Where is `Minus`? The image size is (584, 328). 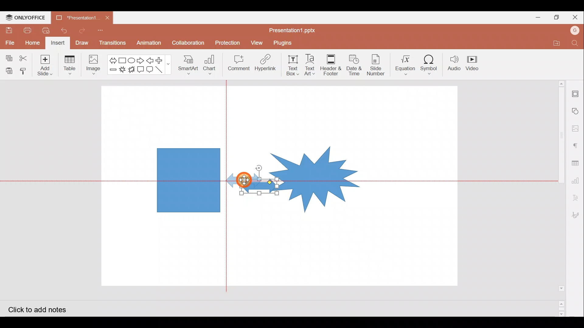
Minus is located at coordinates (112, 71).